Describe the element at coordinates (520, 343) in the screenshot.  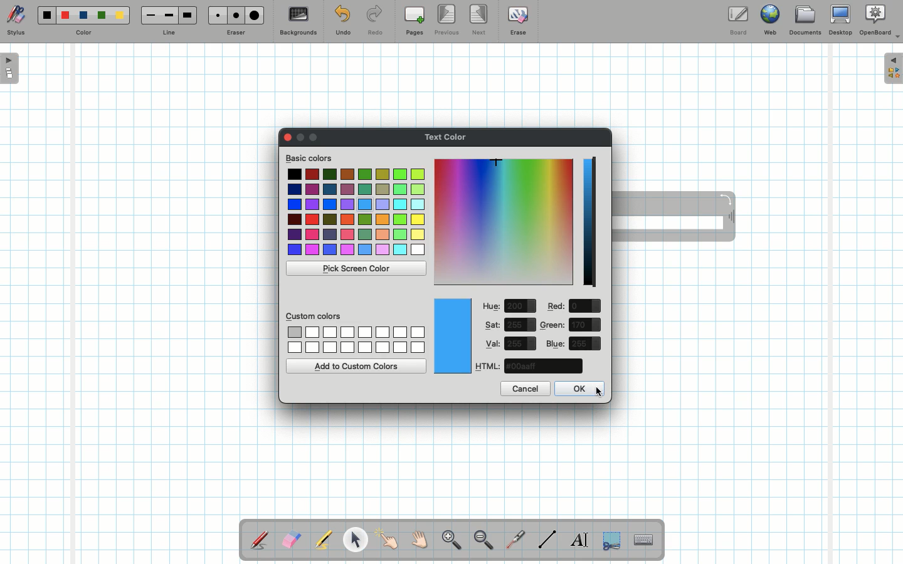
I see `value` at that location.